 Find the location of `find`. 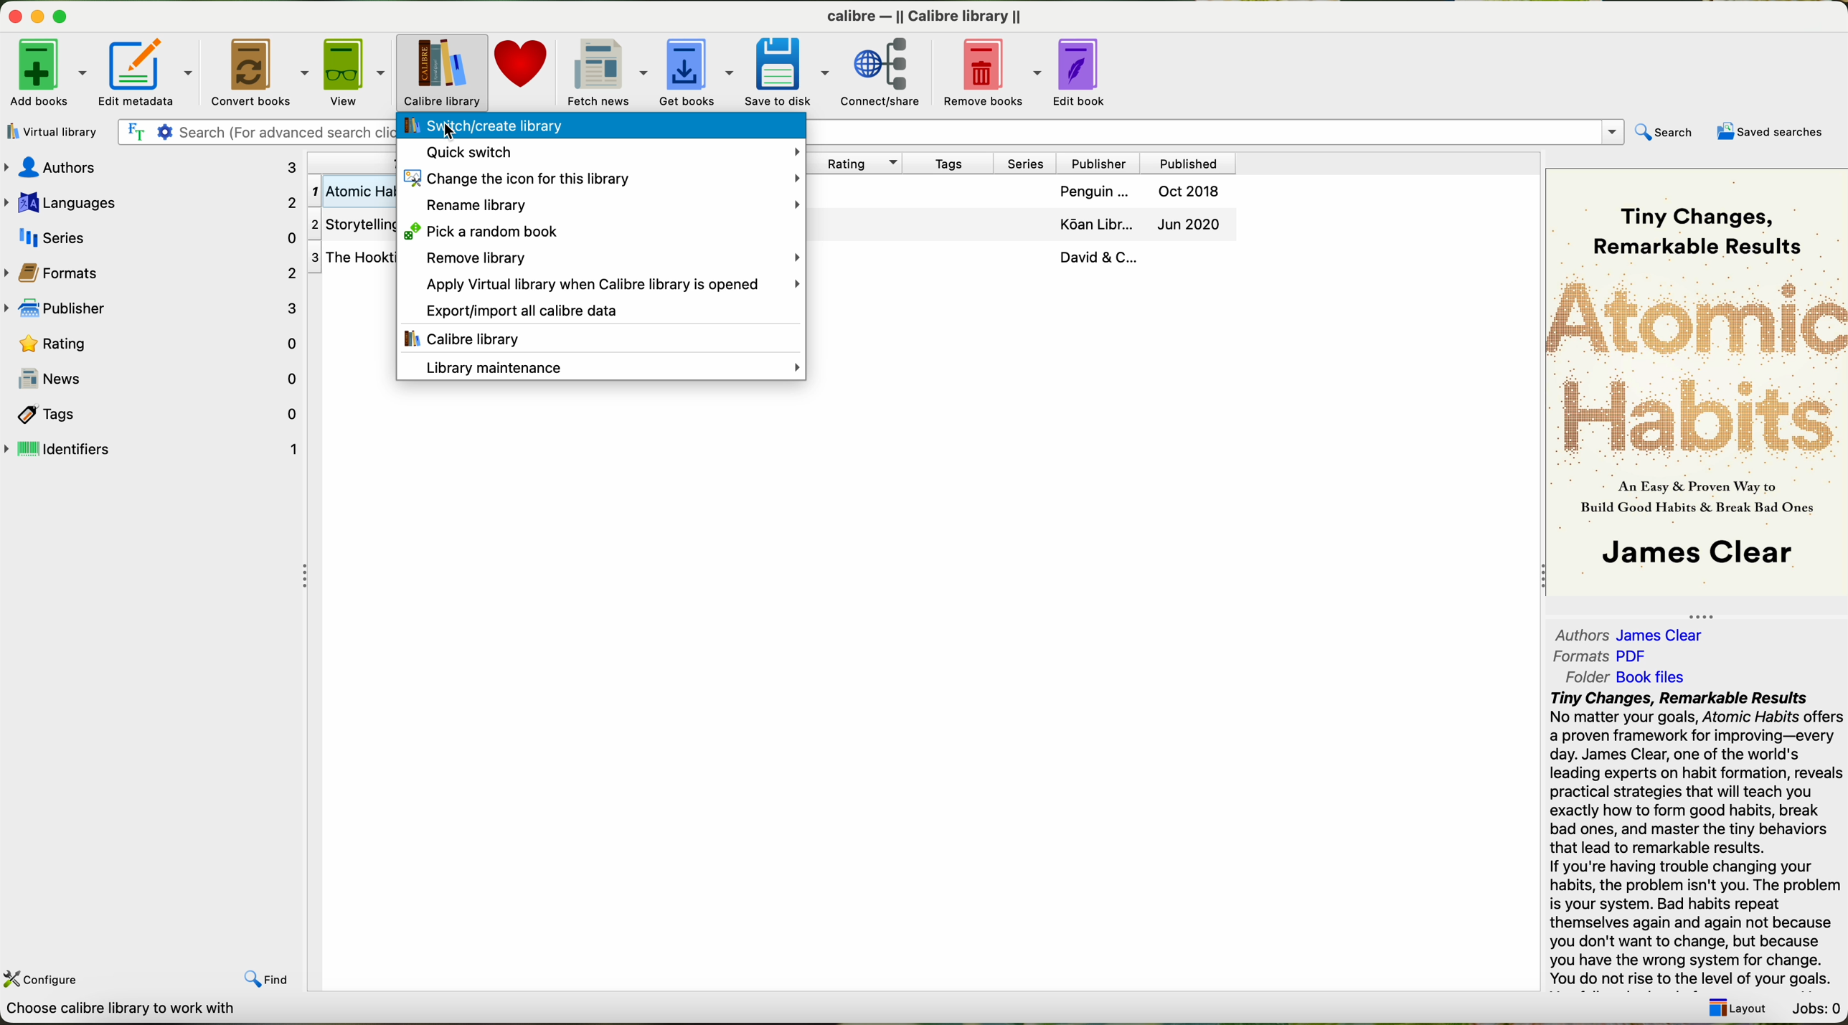

find is located at coordinates (255, 968).